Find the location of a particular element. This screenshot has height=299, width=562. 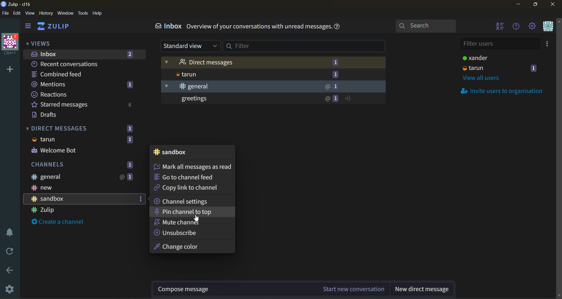

Direct Message is located at coordinates (273, 62).